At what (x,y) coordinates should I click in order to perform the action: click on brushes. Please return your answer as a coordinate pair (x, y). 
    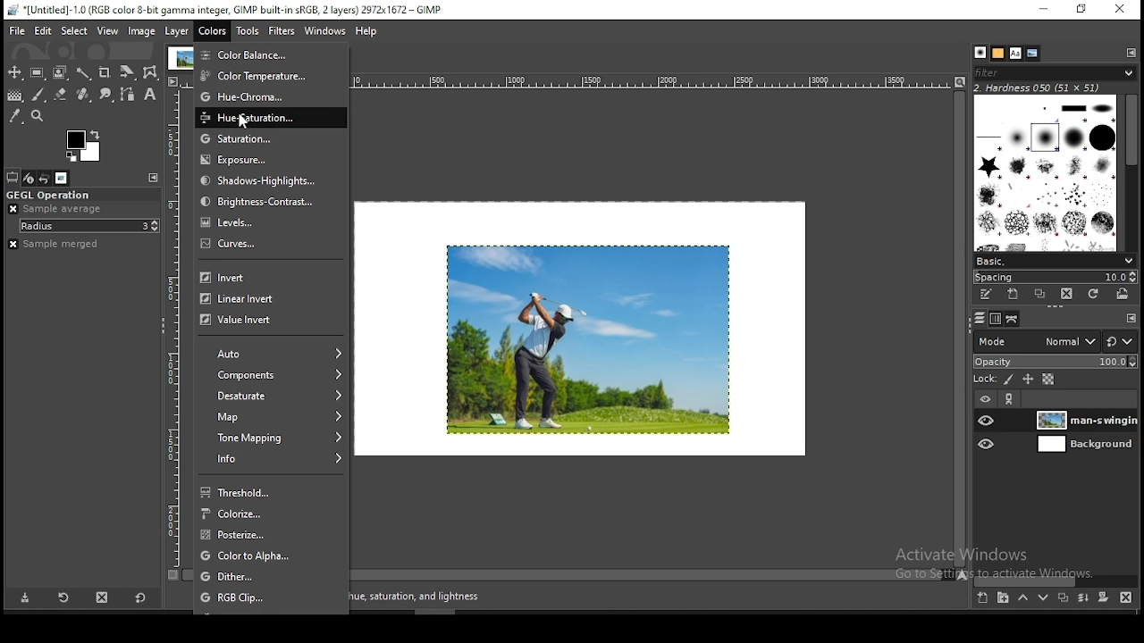
    Looking at the image, I should click on (979, 52).